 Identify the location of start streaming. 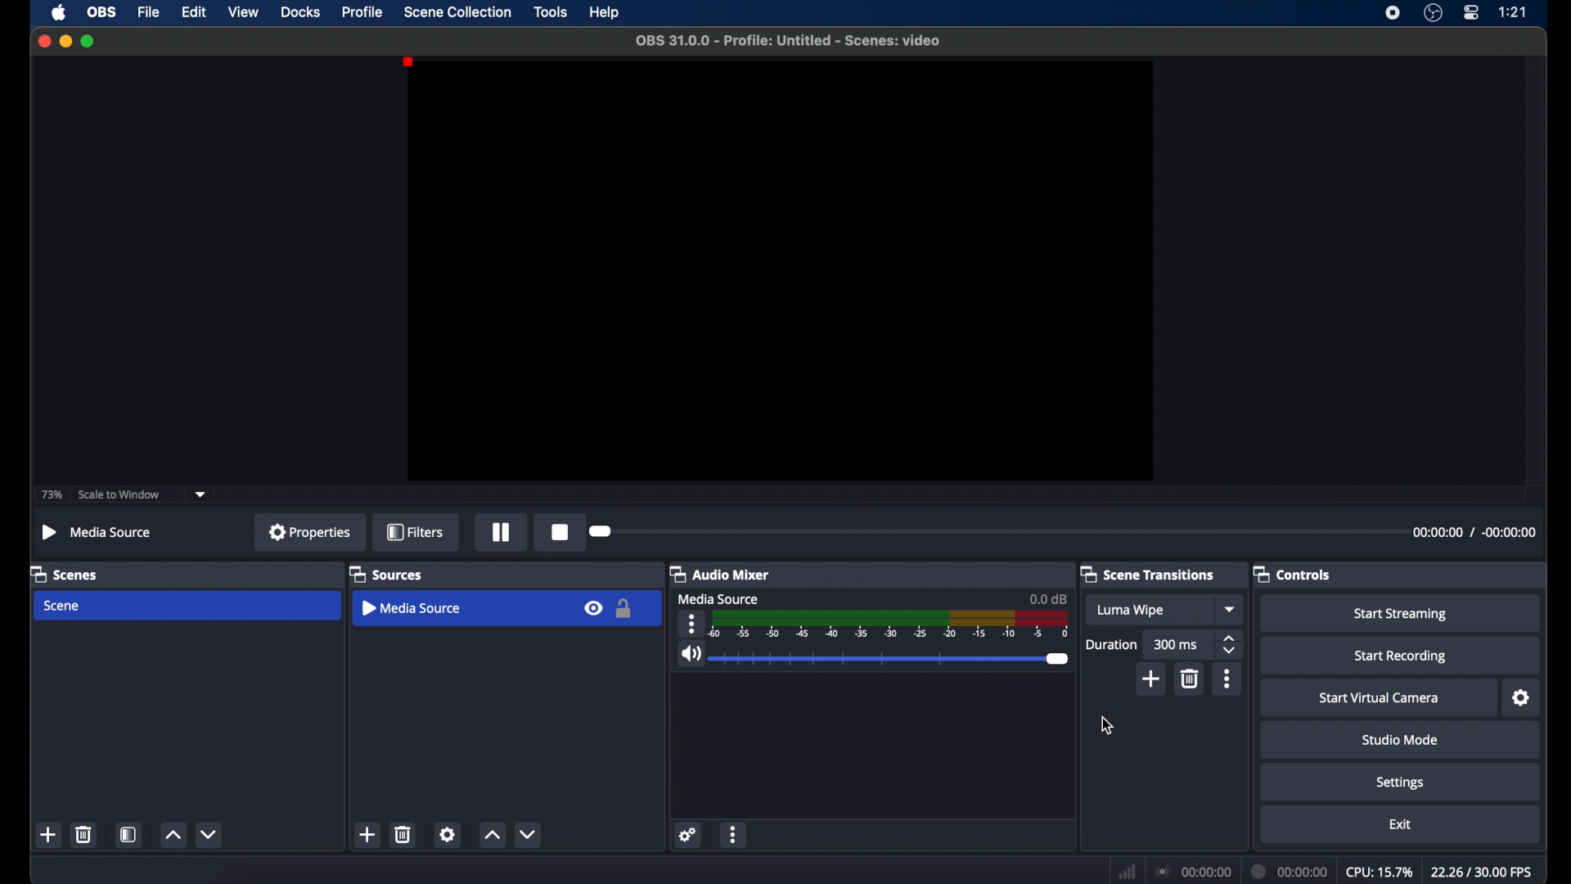
(1402, 613).